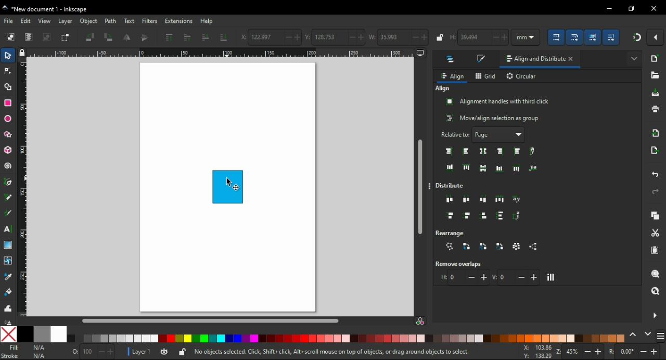 This screenshot has width=666, height=360. I want to click on 3D box tool, so click(7, 151).